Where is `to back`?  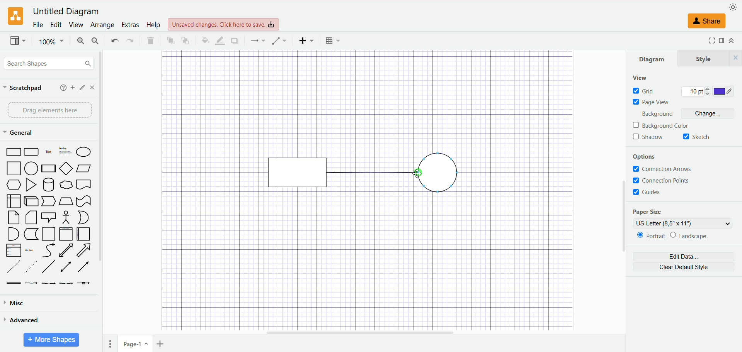 to back is located at coordinates (184, 40).